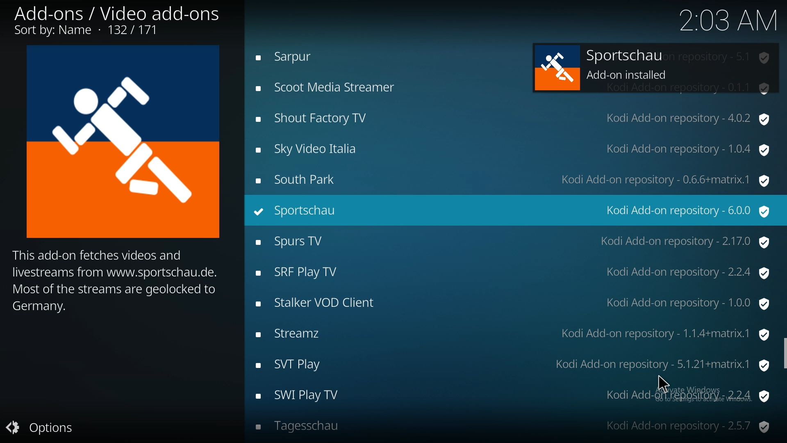 Image resolution: width=787 pixels, height=443 pixels. Describe the element at coordinates (514, 178) in the screenshot. I see `south park` at that location.